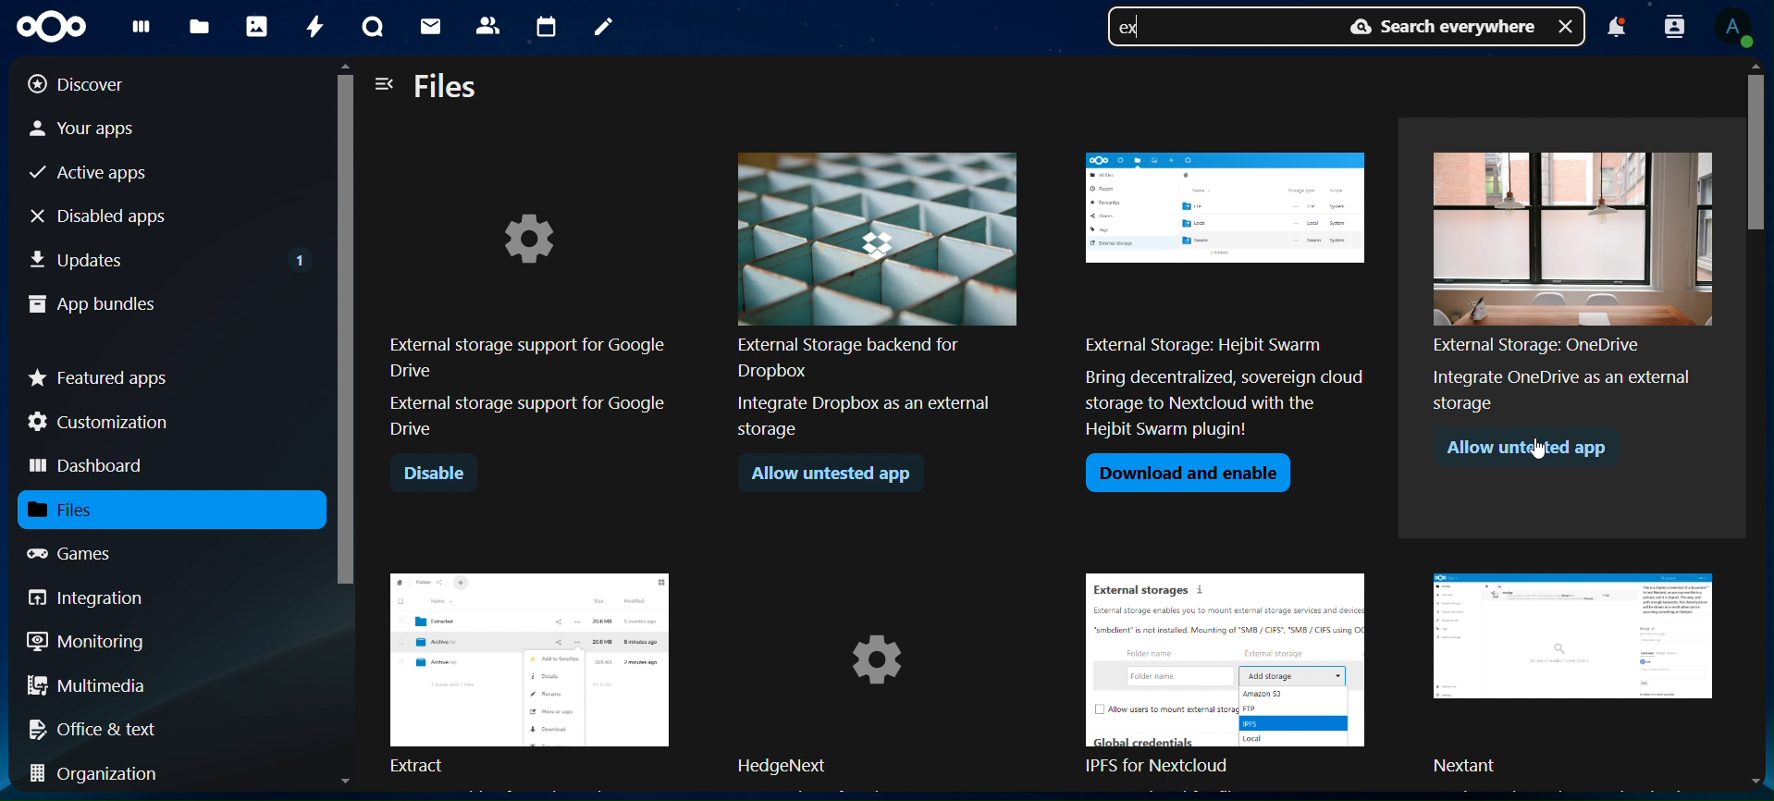  Describe the element at coordinates (1568, 25) in the screenshot. I see `close` at that location.